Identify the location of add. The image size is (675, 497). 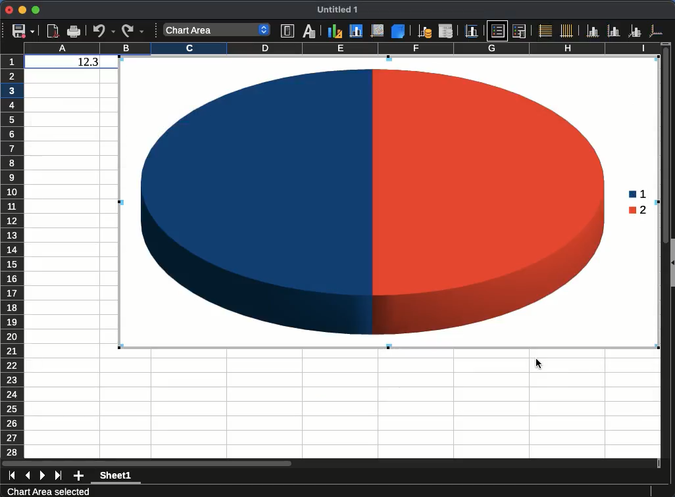
(79, 476).